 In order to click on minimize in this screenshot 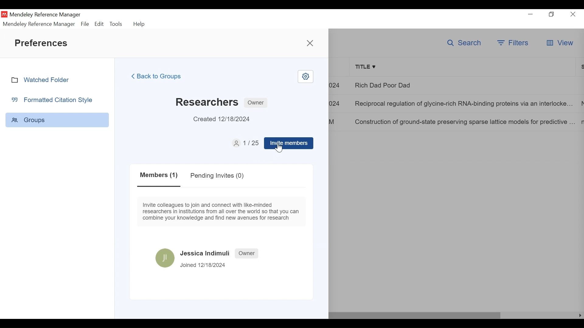, I will do `click(530, 13)`.